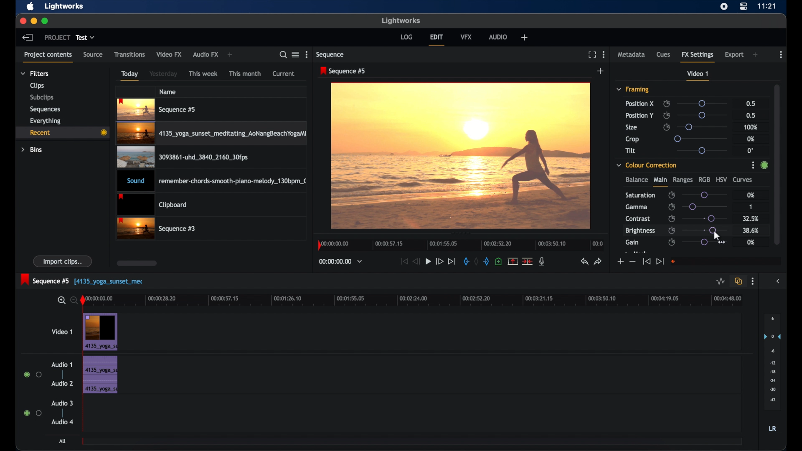 Image resolution: width=802 pixels, height=451 pixels. I want to click on name, so click(168, 91).